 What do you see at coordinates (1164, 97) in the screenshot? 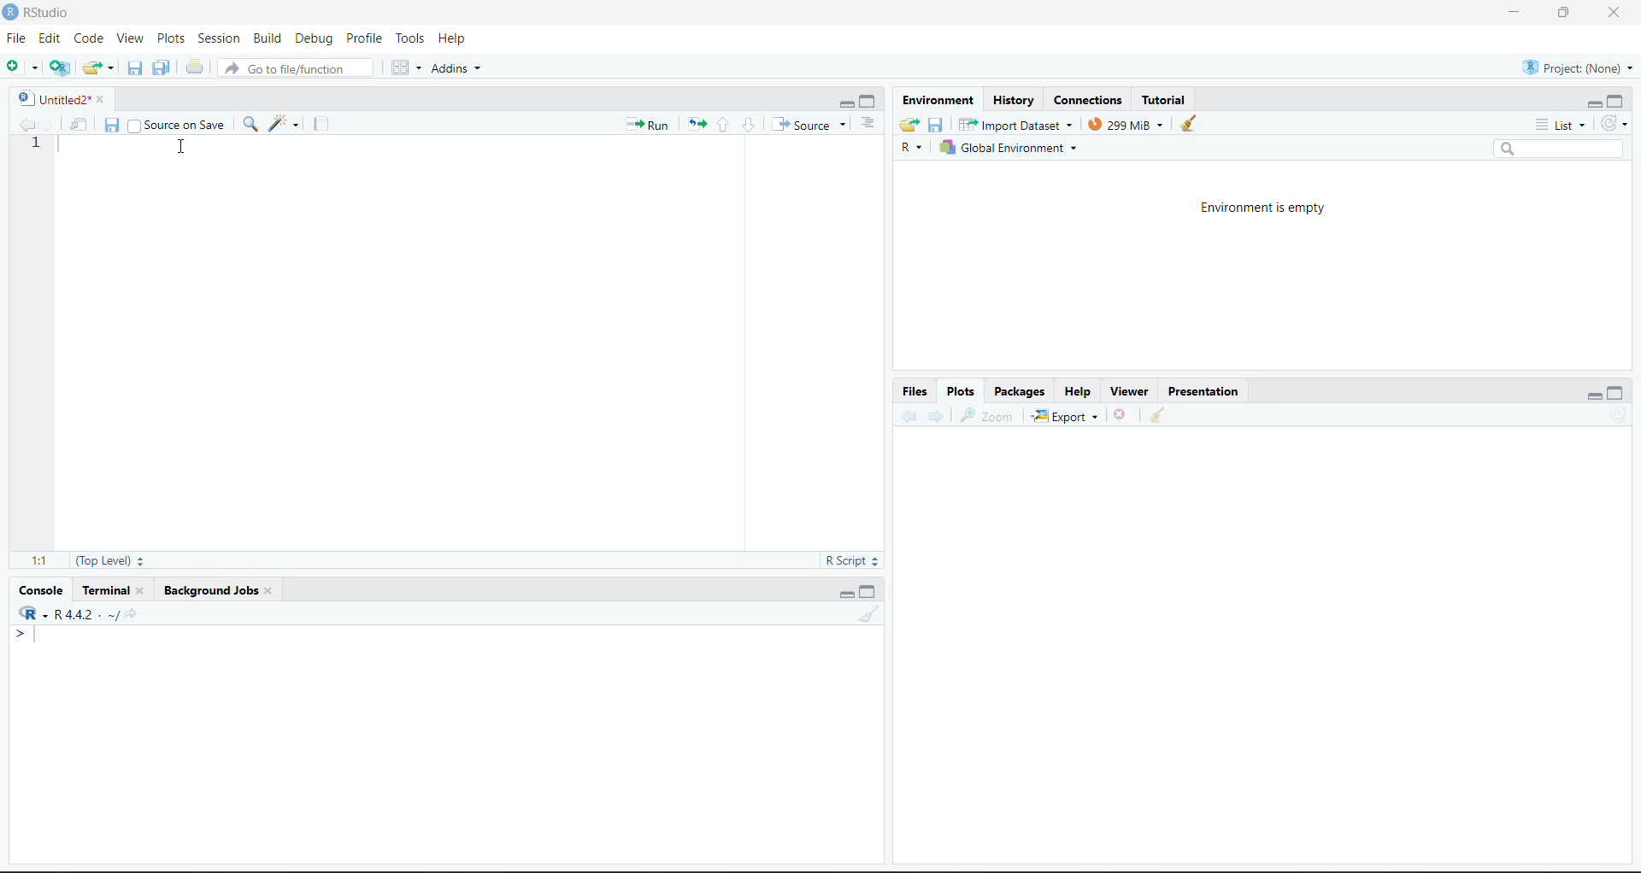
I see `Tutorial` at bounding box center [1164, 97].